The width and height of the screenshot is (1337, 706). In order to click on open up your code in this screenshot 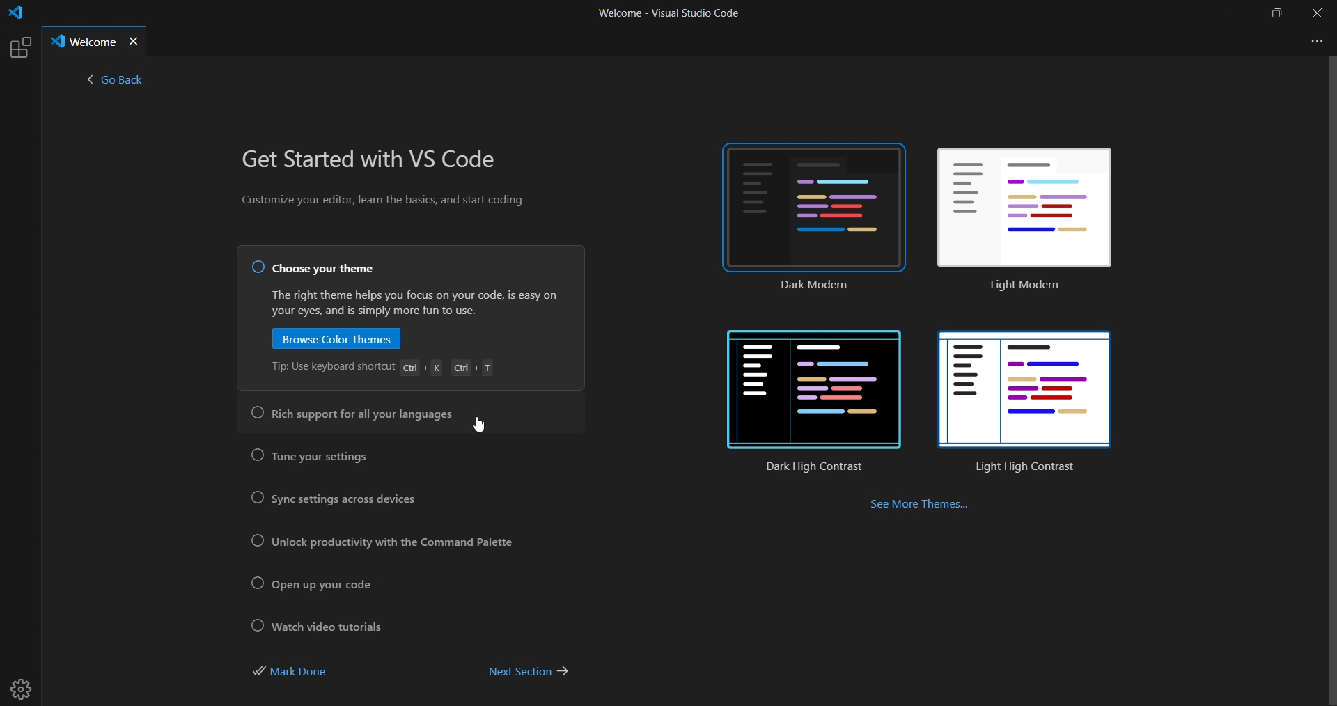, I will do `click(318, 586)`.